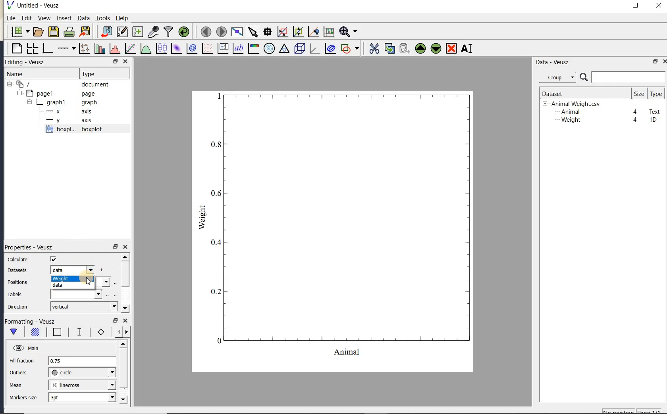  What do you see at coordinates (329, 32) in the screenshot?
I see `click to reset graph axes` at bounding box center [329, 32].